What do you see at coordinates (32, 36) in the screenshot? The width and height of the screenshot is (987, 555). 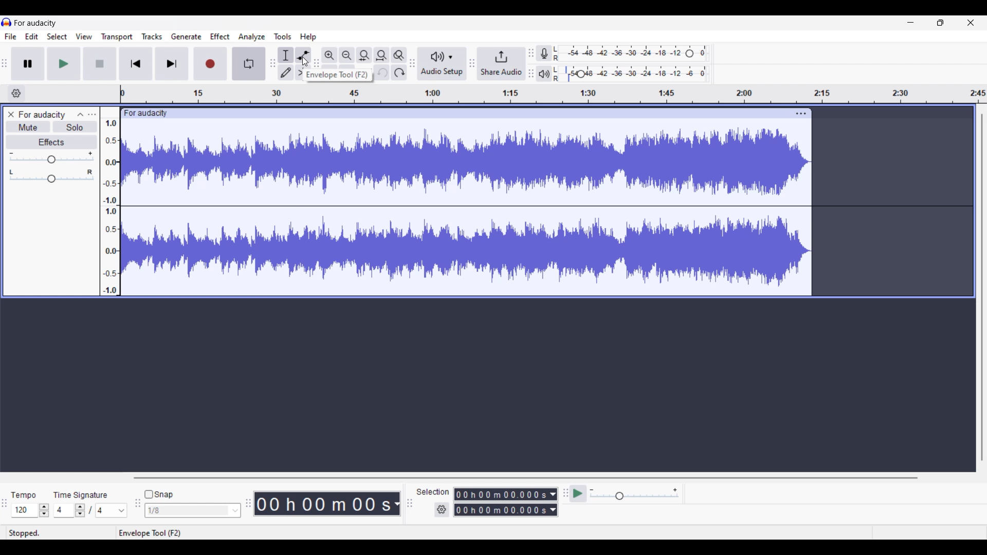 I see `Edit` at bounding box center [32, 36].